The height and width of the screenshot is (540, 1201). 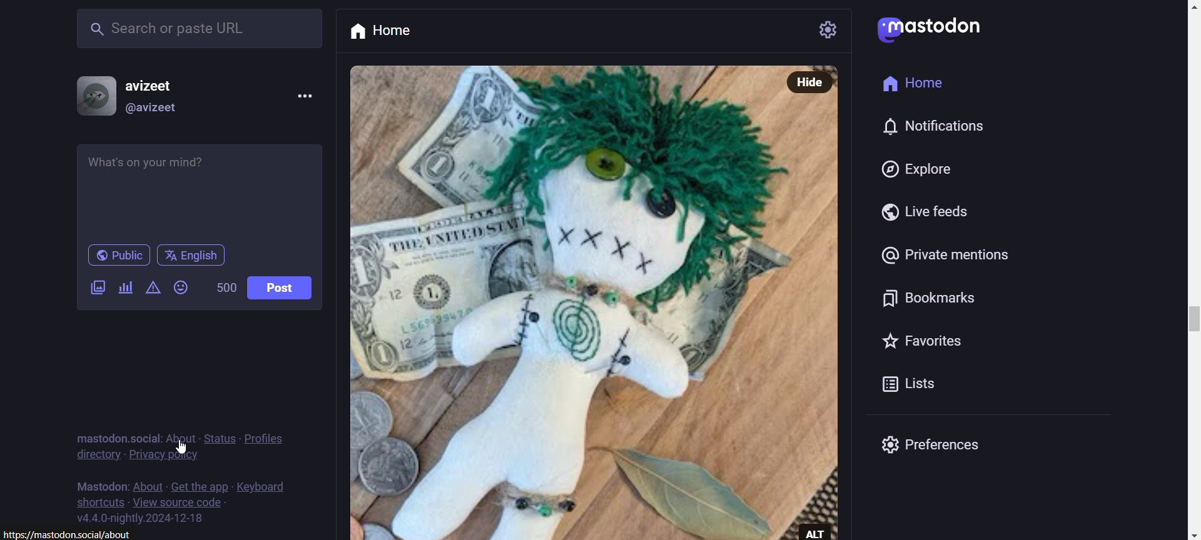 What do you see at coordinates (97, 456) in the screenshot?
I see `directory` at bounding box center [97, 456].